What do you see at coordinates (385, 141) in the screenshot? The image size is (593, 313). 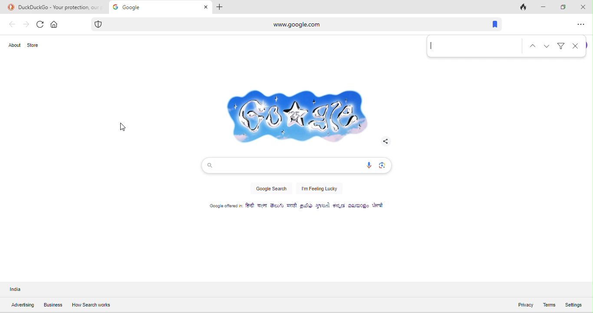 I see `Share` at bounding box center [385, 141].